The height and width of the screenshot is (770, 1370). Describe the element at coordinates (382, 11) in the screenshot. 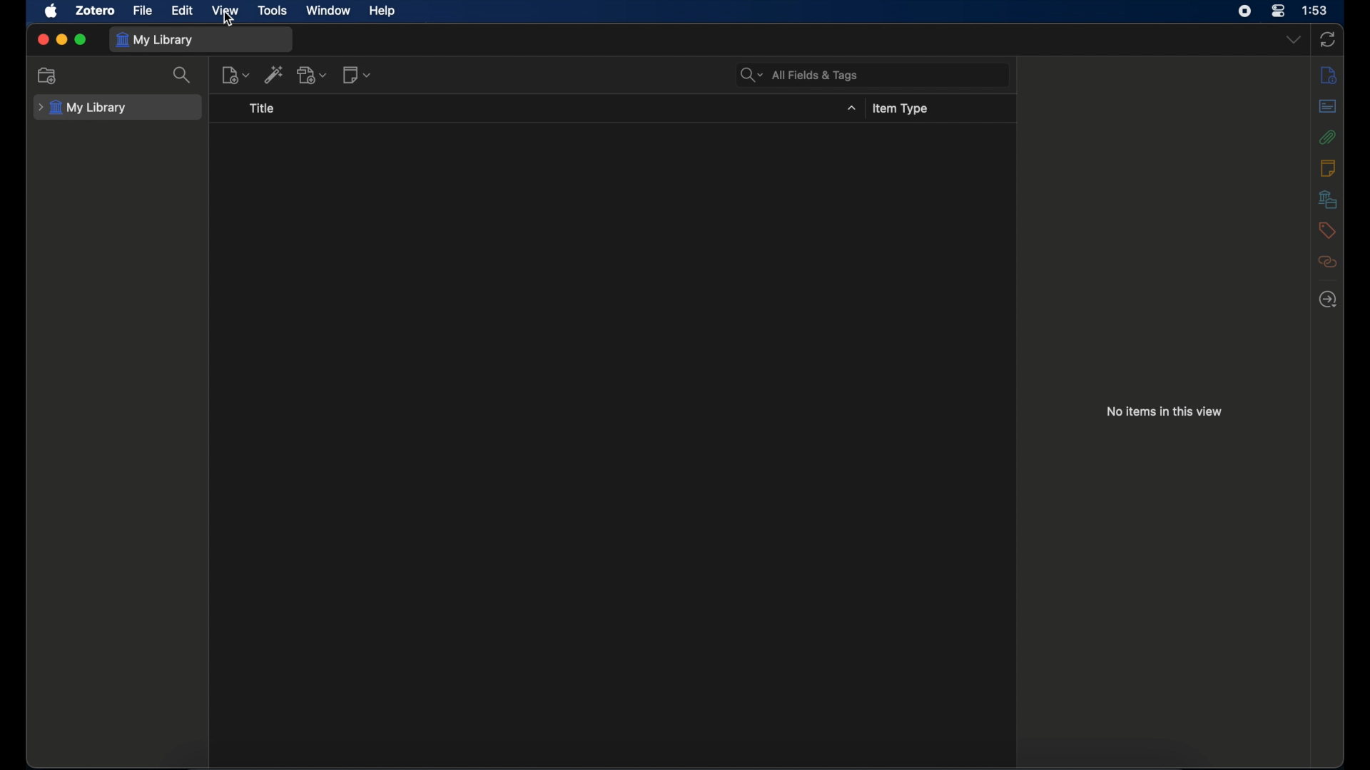

I see `help` at that location.